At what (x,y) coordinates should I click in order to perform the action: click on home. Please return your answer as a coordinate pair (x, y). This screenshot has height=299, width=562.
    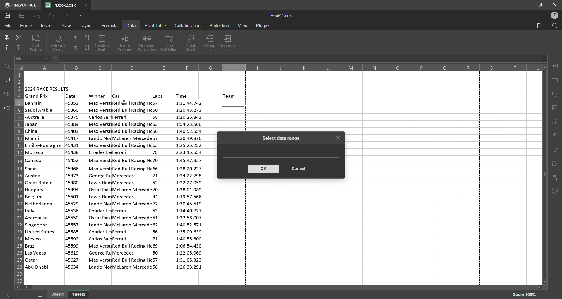
    Looking at the image, I should click on (26, 26).